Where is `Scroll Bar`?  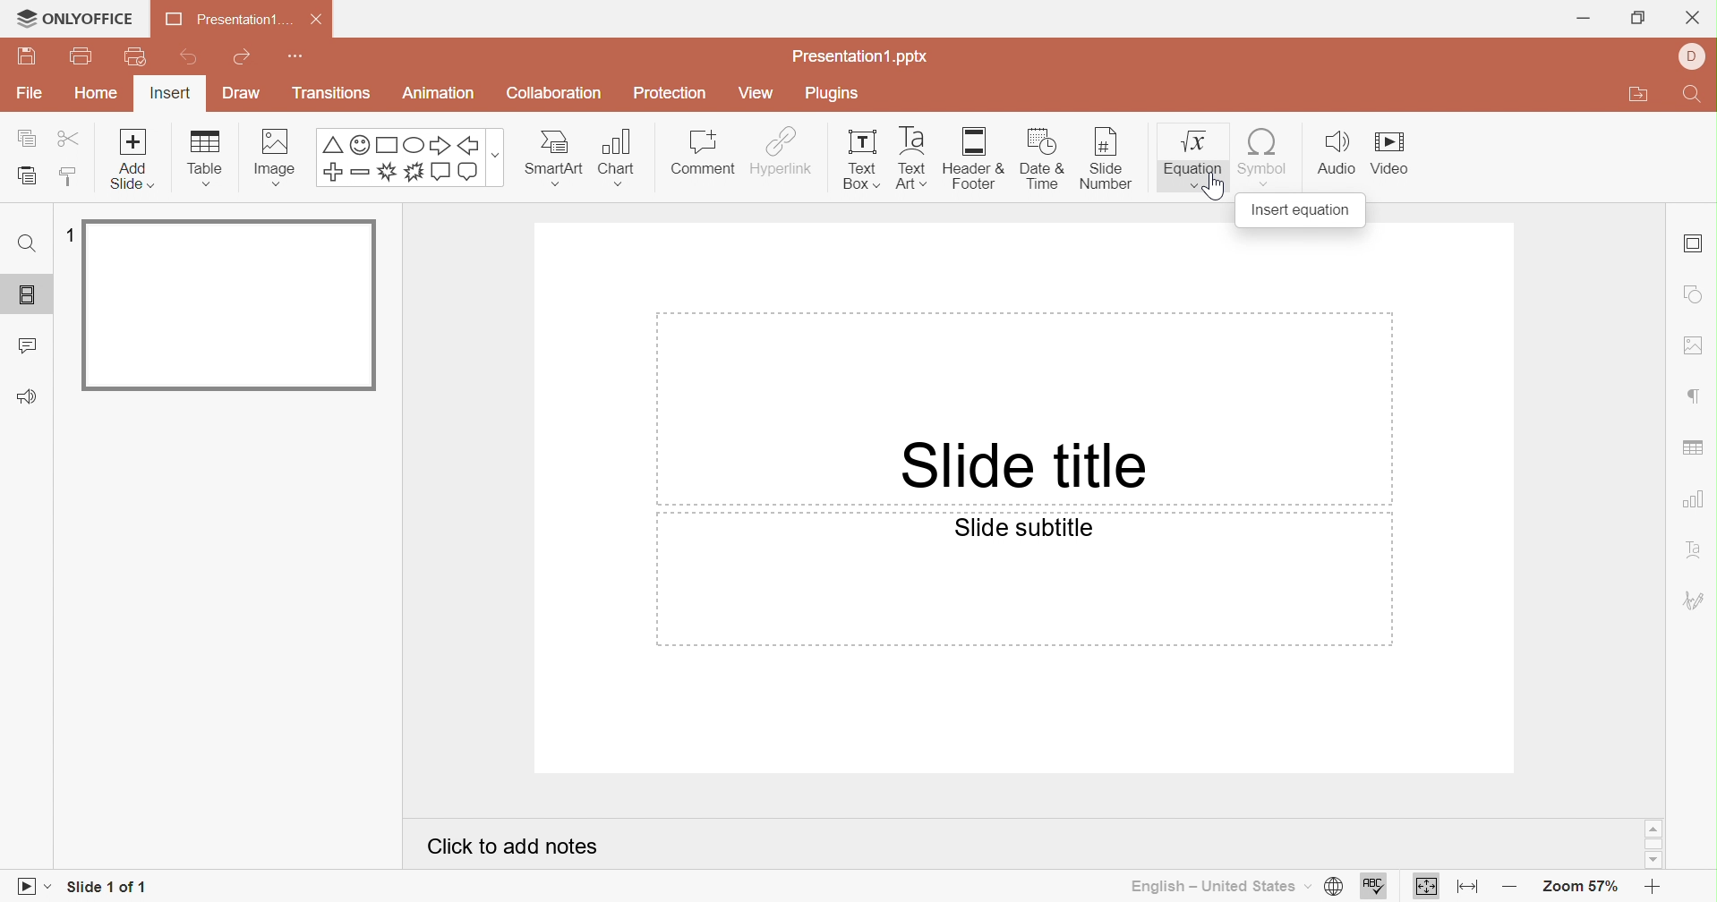 Scroll Bar is located at coordinates (1653, 847).